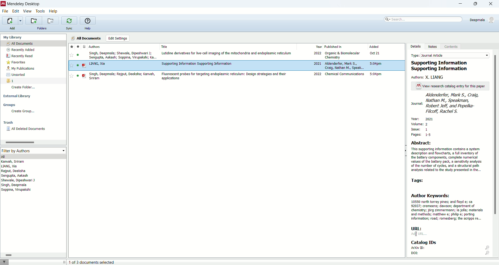 The width and height of the screenshot is (499, 265). Describe the element at coordinates (84, 46) in the screenshot. I see `document type` at that location.